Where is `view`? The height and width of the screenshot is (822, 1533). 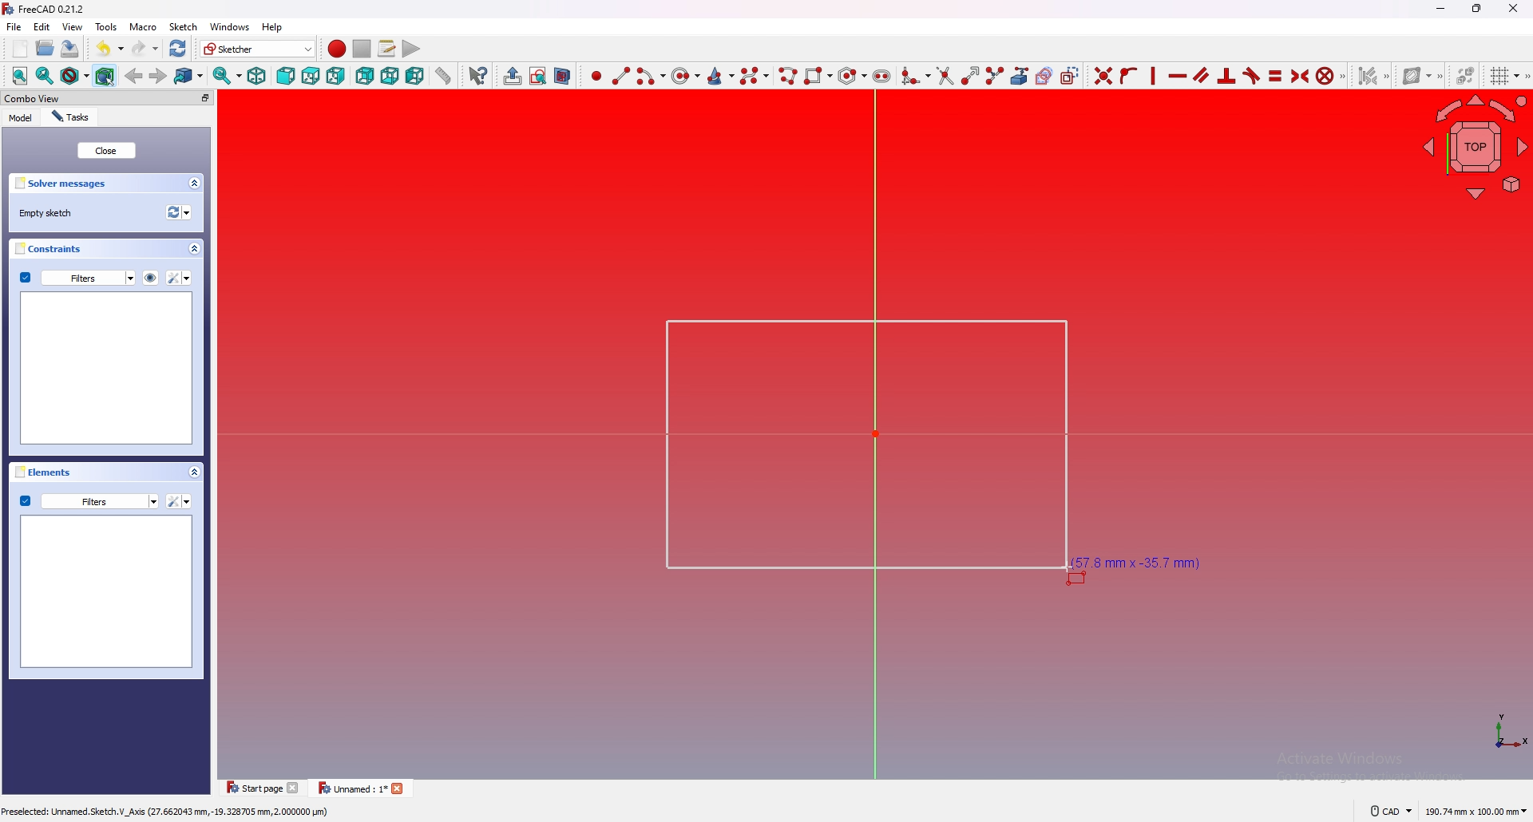 view is located at coordinates (73, 26).